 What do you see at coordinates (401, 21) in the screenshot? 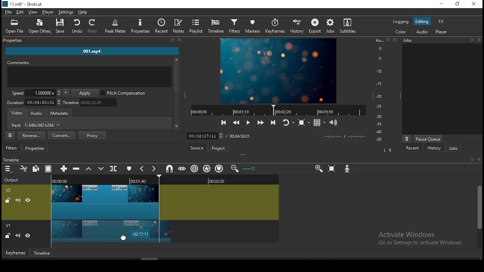
I see `logging` at bounding box center [401, 21].